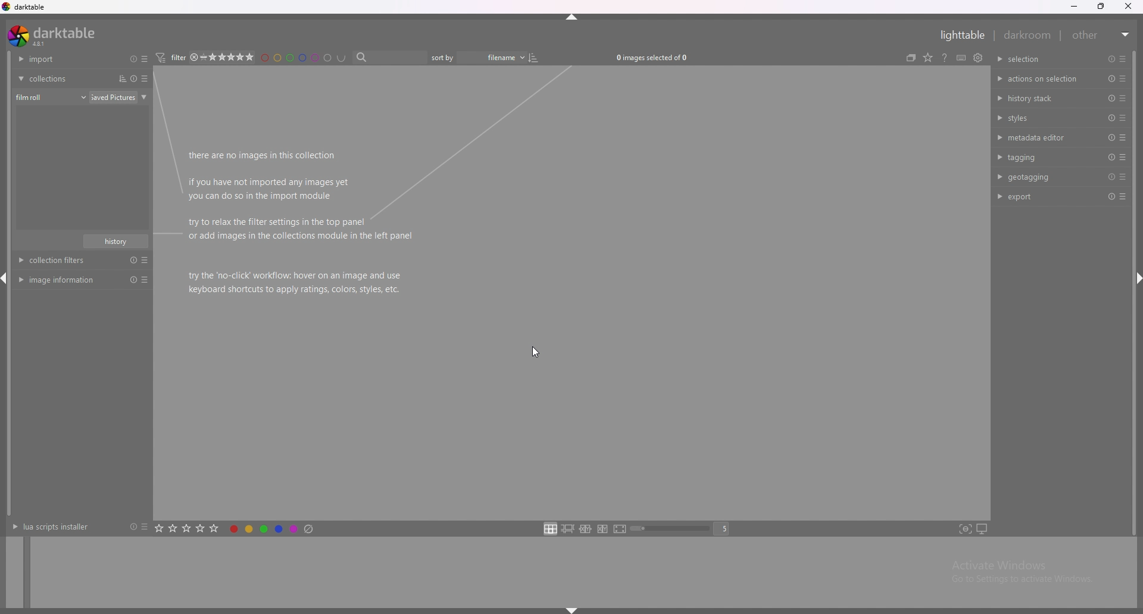 Image resolution: width=1143 pixels, height=614 pixels. I want to click on history name, so click(116, 242).